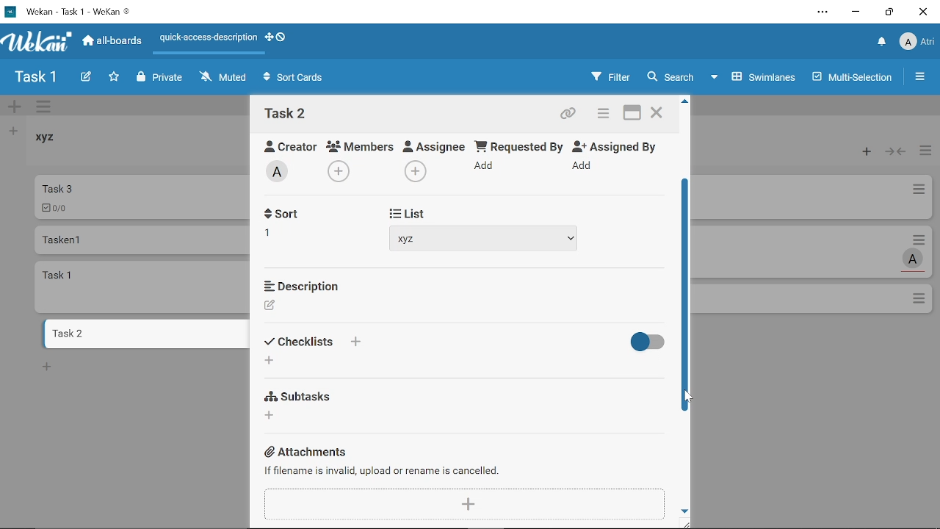  What do you see at coordinates (271, 415) in the screenshot?
I see `Add substacks` at bounding box center [271, 415].